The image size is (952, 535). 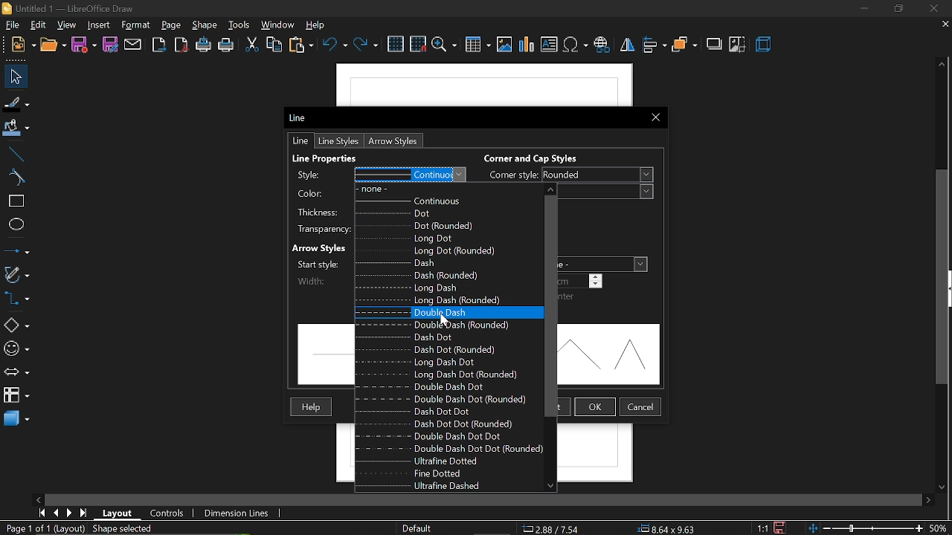 I want to click on save, so click(x=782, y=527).